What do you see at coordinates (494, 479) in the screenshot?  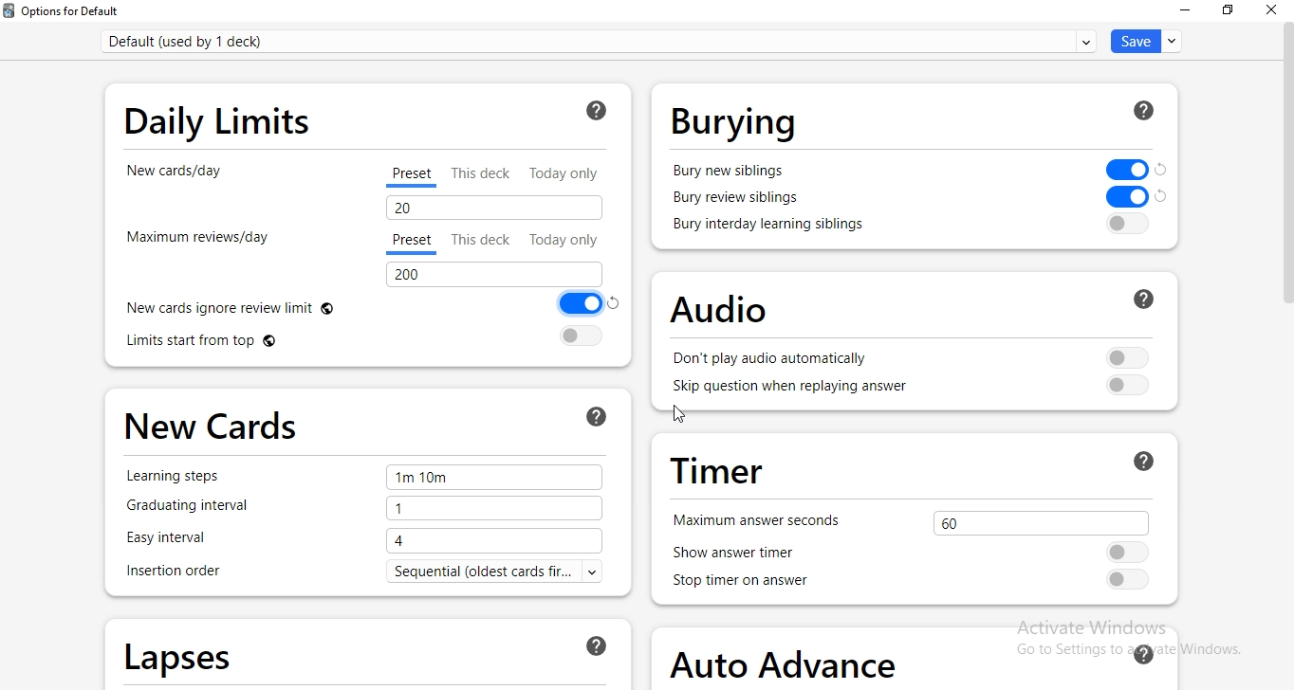 I see `1m 10m` at bounding box center [494, 479].